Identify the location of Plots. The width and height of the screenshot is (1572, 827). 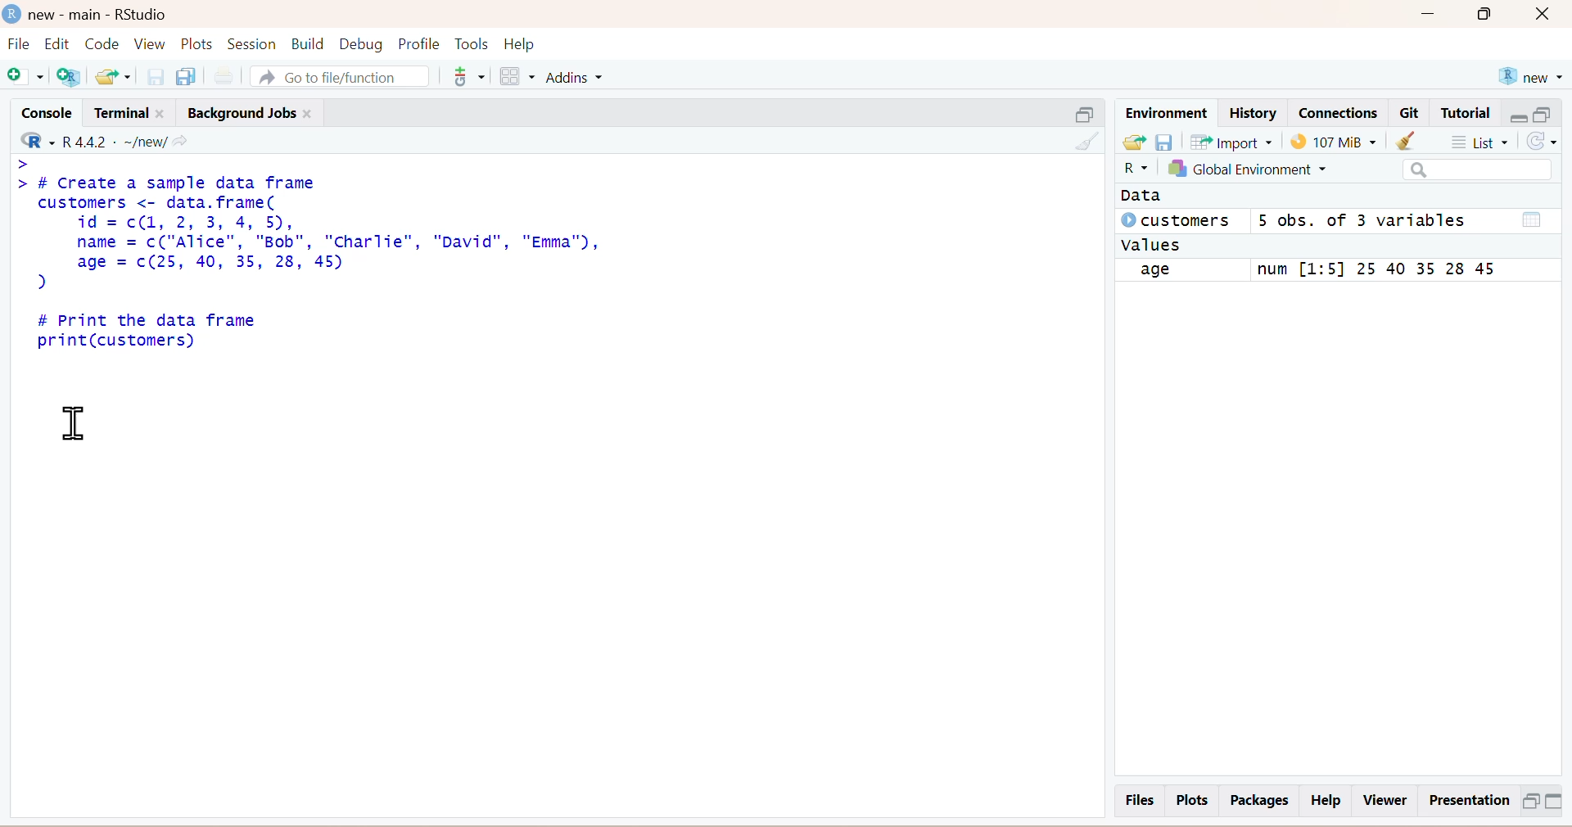
(1192, 800).